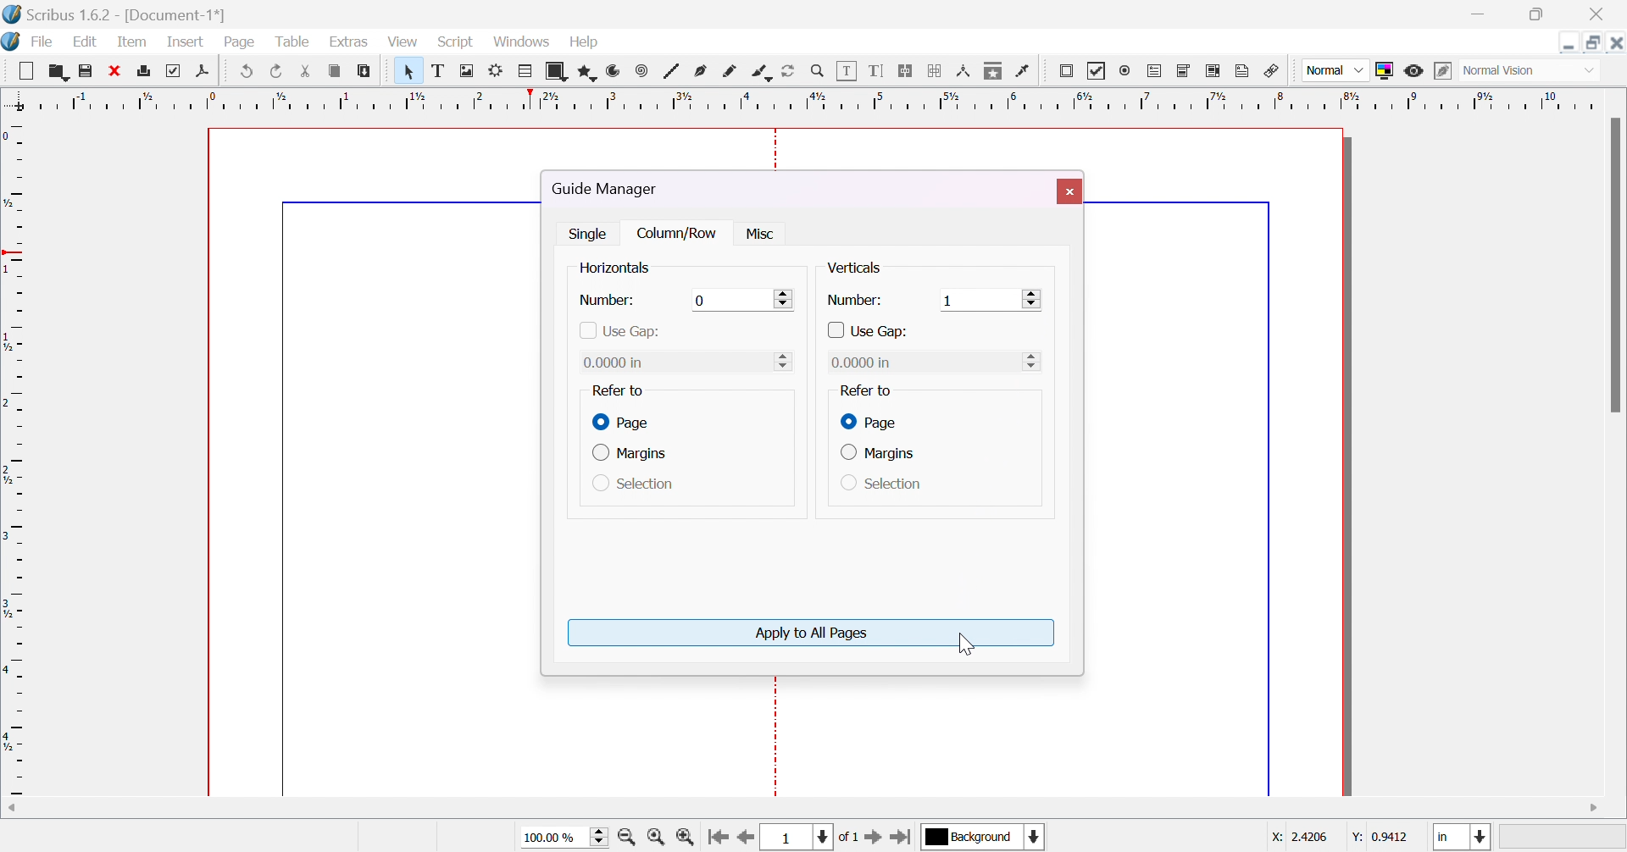 Image resolution: width=1627 pixels, height=852 pixels. I want to click on slider, so click(786, 297).